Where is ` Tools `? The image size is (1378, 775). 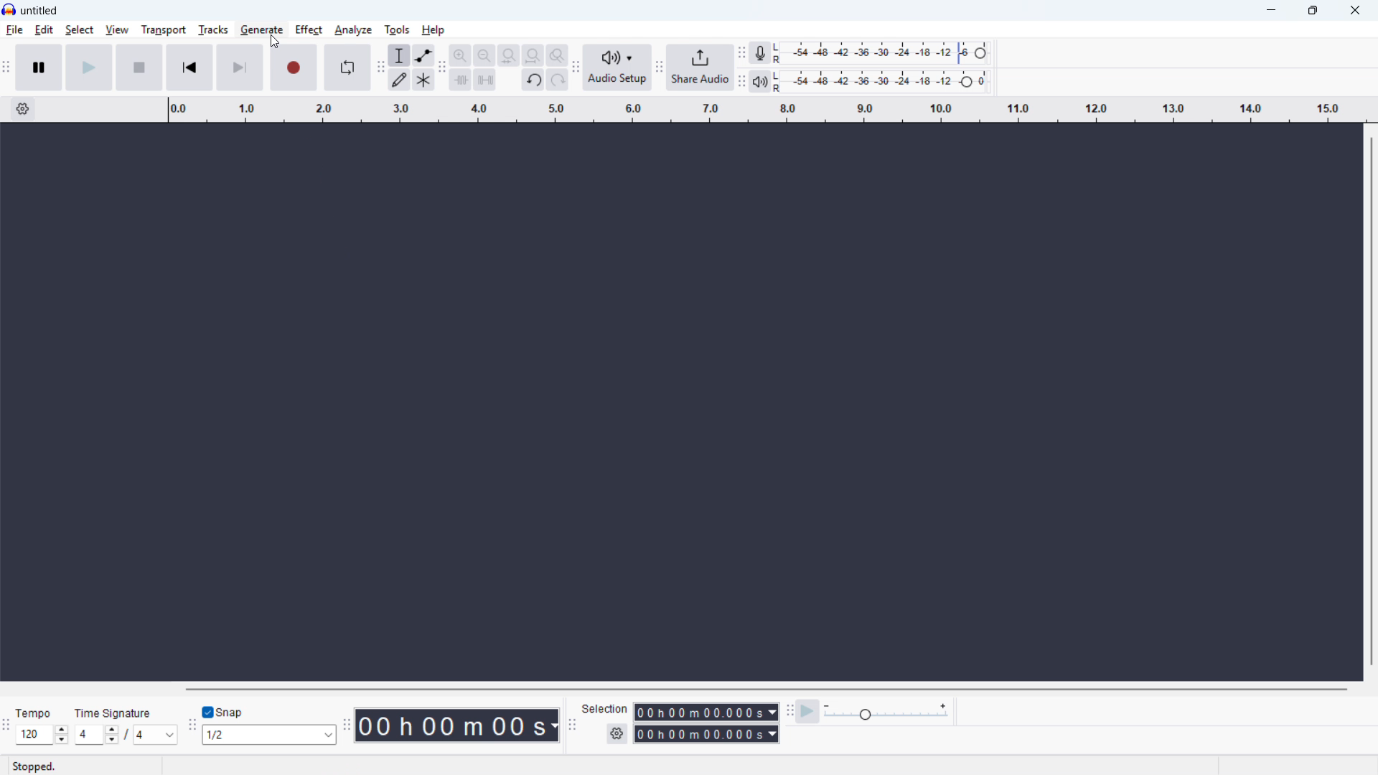
 Tools  is located at coordinates (398, 29).